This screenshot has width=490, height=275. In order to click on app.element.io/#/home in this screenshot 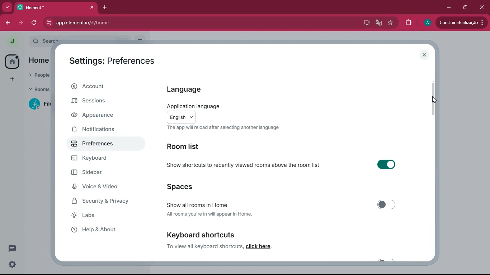, I will do `click(104, 23)`.